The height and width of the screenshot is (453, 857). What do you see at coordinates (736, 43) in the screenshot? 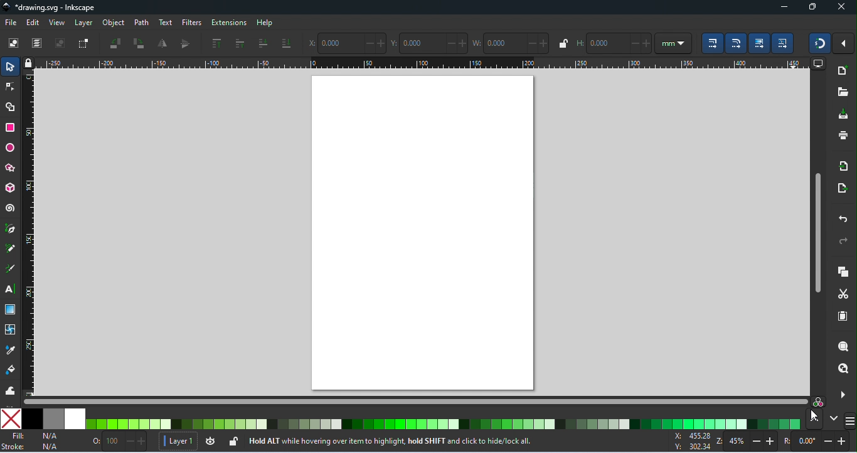
I see `scale radii` at bounding box center [736, 43].